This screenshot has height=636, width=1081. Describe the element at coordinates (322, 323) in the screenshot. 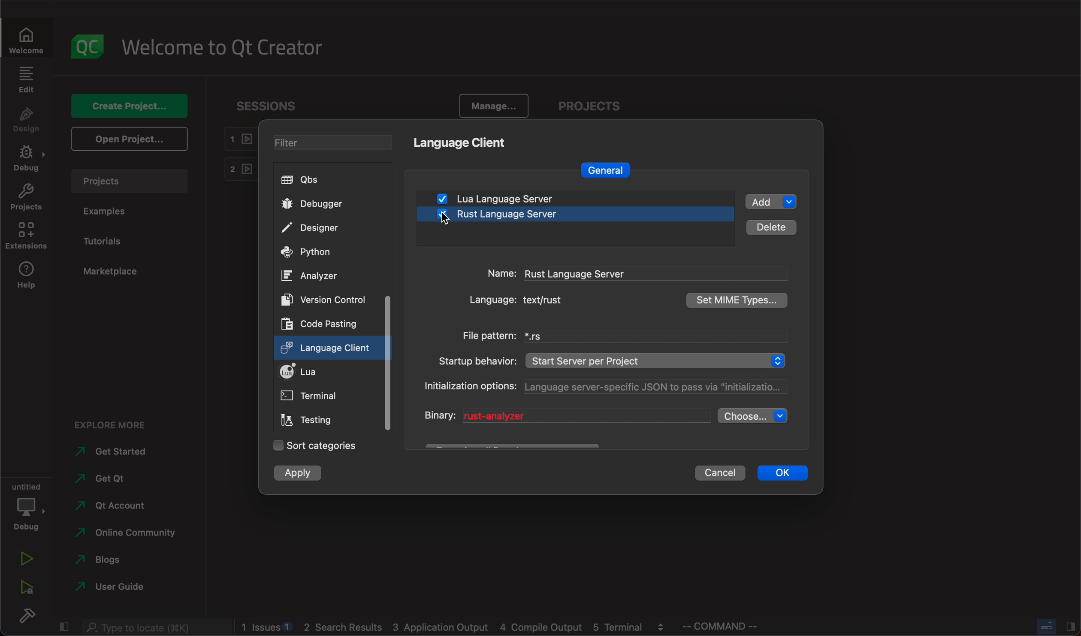

I see `code` at that location.